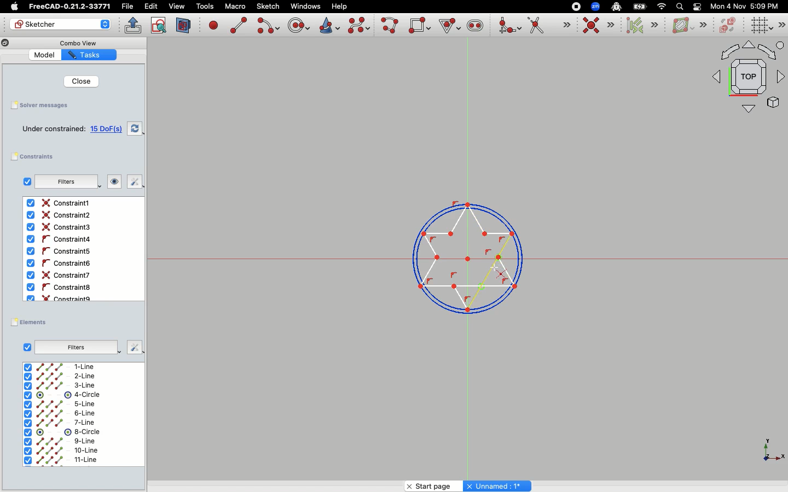 Image resolution: width=788 pixels, height=492 pixels. What do you see at coordinates (57, 239) in the screenshot?
I see `Constraint4` at bounding box center [57, 239].